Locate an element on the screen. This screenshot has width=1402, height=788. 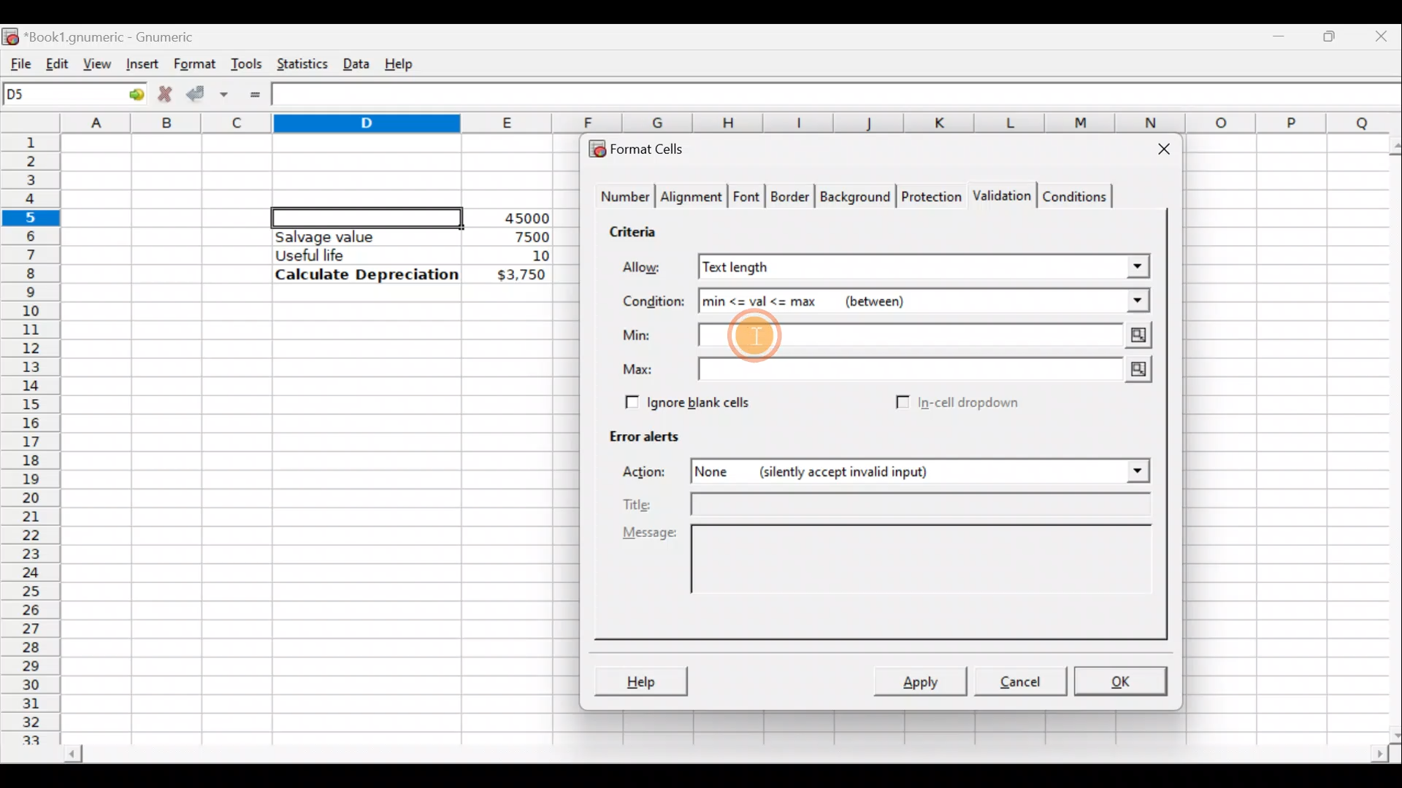
Min is located at coordinates (640, 335).